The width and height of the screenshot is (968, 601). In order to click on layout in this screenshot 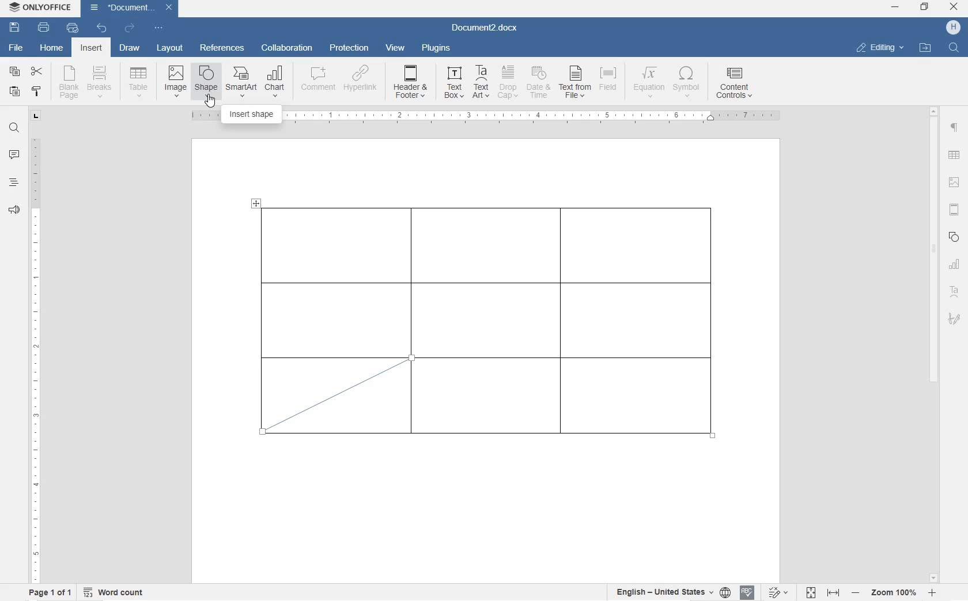, I will do `click(171, 48)`.